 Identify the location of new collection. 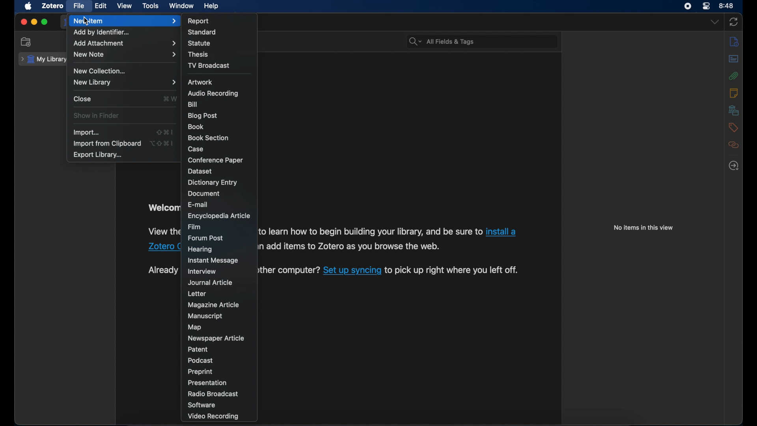
(27, 42).